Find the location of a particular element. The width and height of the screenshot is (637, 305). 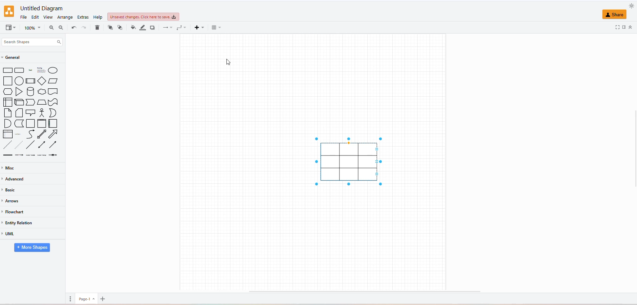

flowchart is located at coordinates (14, 211).